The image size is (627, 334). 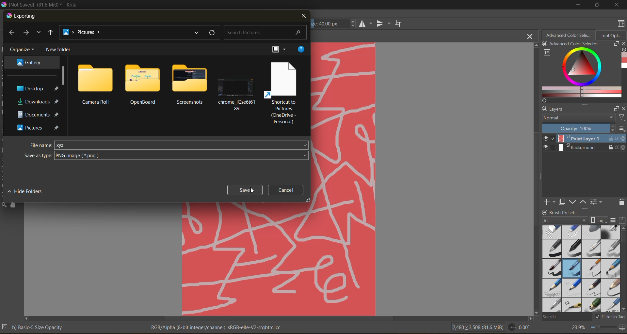 I want to click on layer, so click(x=585, y=148).